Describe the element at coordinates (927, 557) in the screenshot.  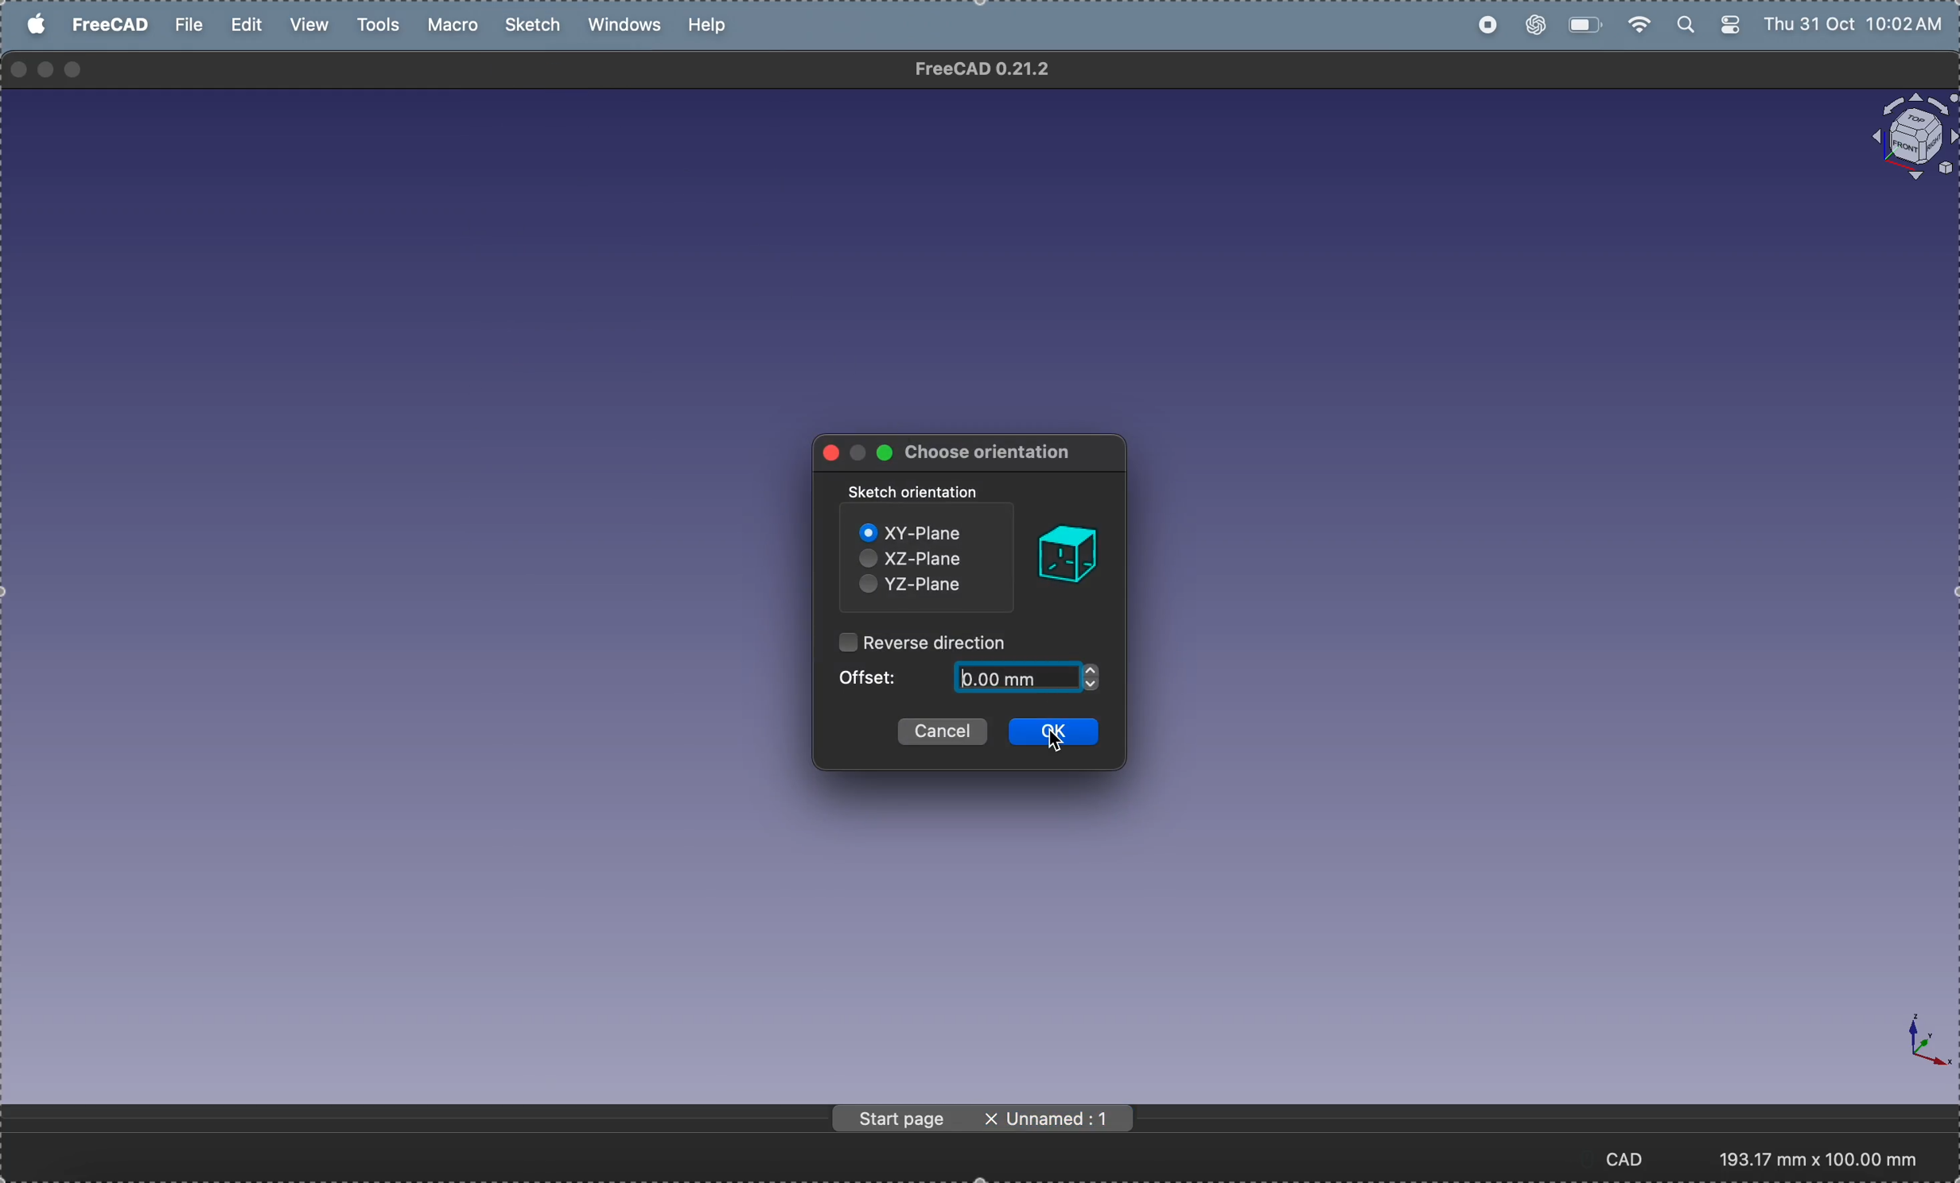
I see `XZ plane` at that location.